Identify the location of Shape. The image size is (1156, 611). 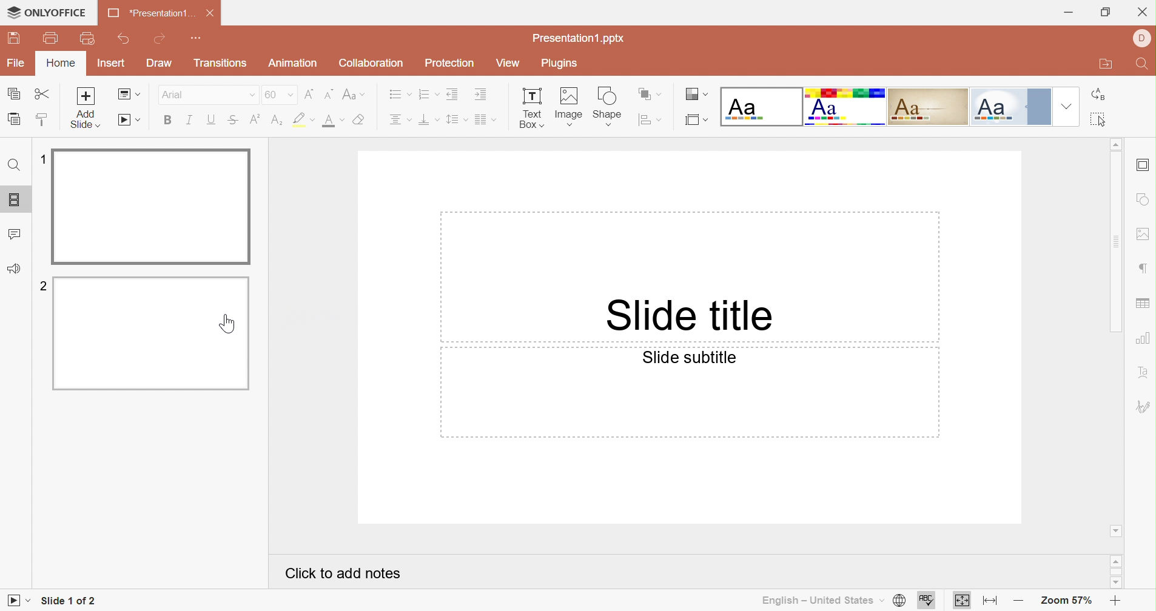
(608, 105).